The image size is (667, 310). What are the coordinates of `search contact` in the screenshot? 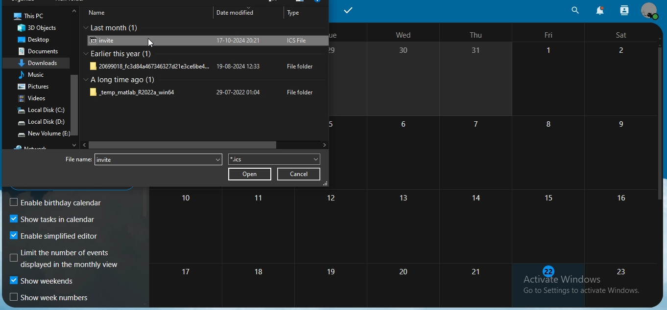 It's located at (624, 9).